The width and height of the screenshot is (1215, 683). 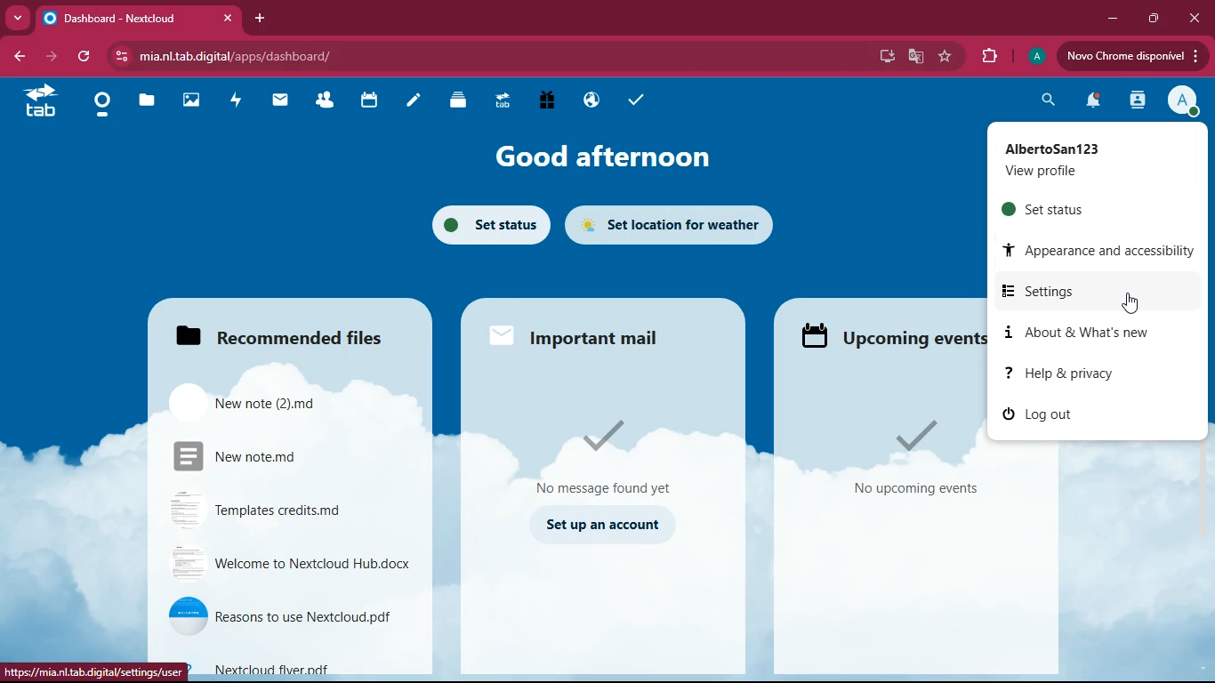 What do you see at coordinates (287, 332) in the screenshot?
I see `recommended files` at bounding box center [287, 332].